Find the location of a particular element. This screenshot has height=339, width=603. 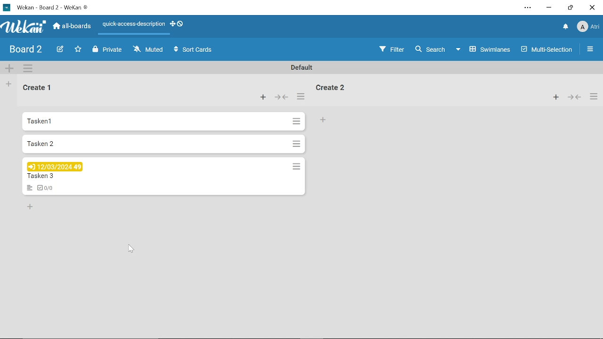

all-boards is located at coordinates (71, 26).